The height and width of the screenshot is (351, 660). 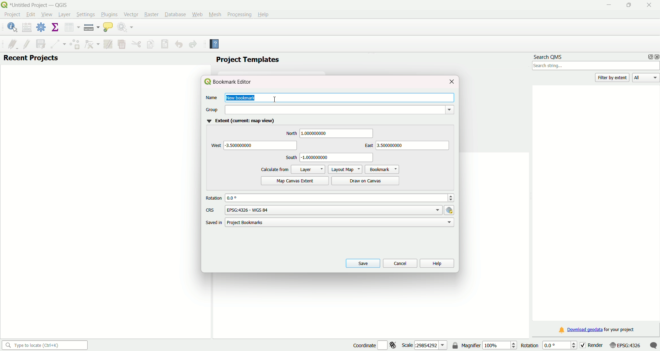 What do you see at coordinates (121, 44) in the screenshot?
I see `delete selected` at bounding box center [121, 44].